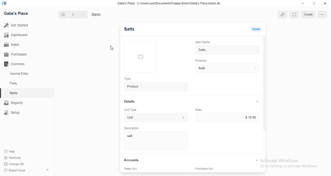  I want to click on Reports, so click(16, 102).